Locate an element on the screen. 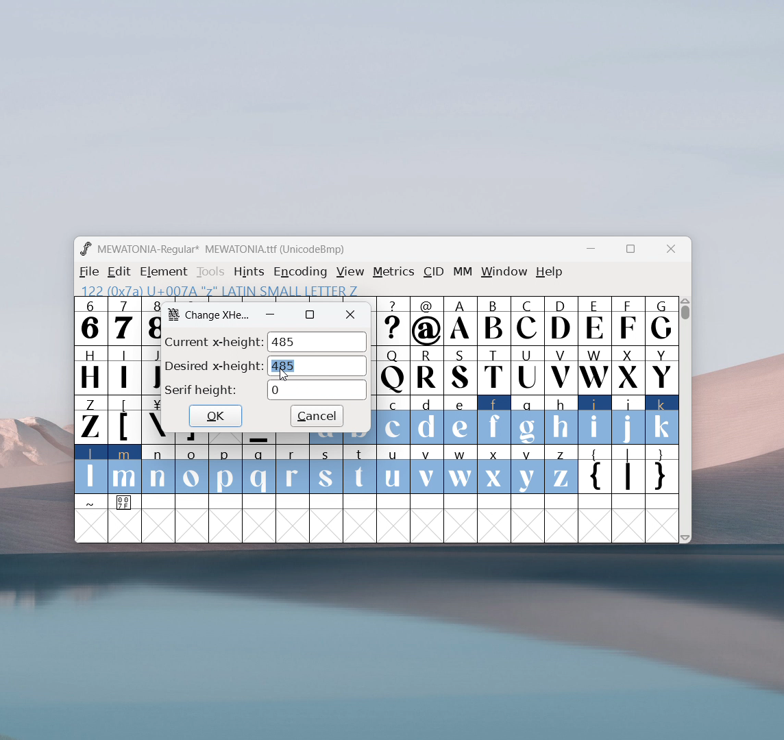  file is located at coordinates (87, 272).